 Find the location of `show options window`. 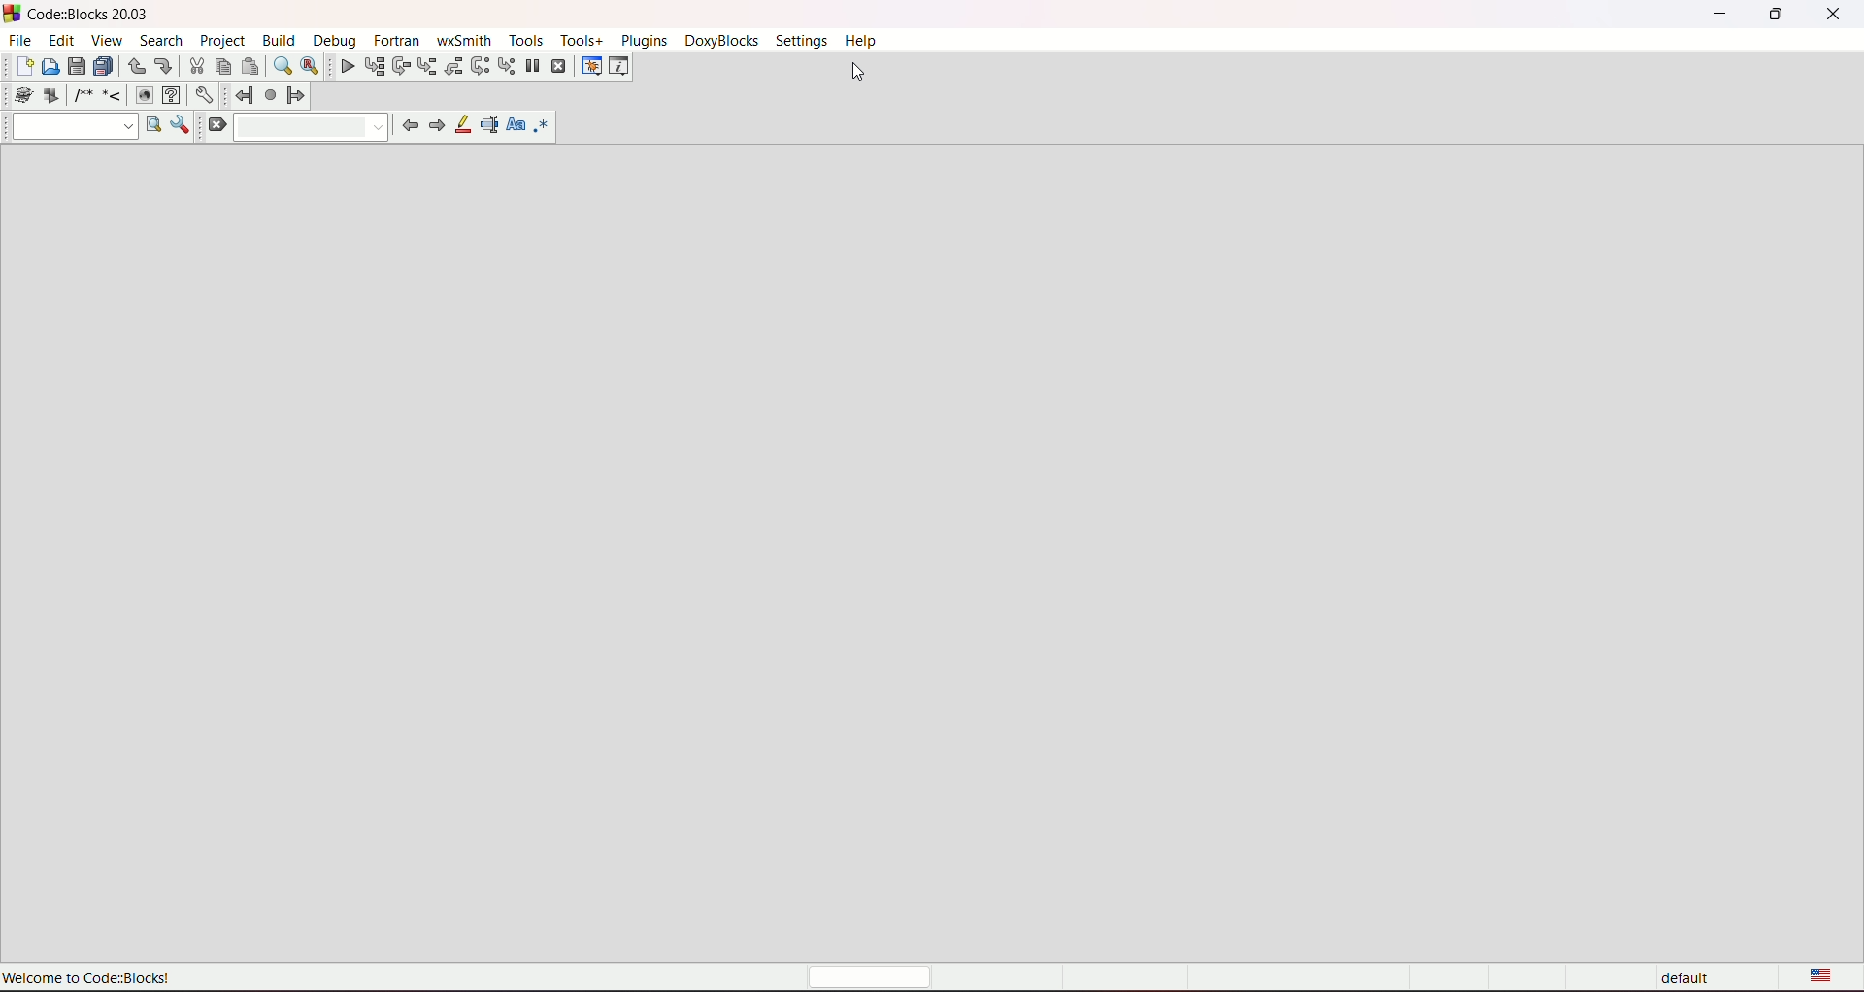

show options window is located at coordinates (183, 126).